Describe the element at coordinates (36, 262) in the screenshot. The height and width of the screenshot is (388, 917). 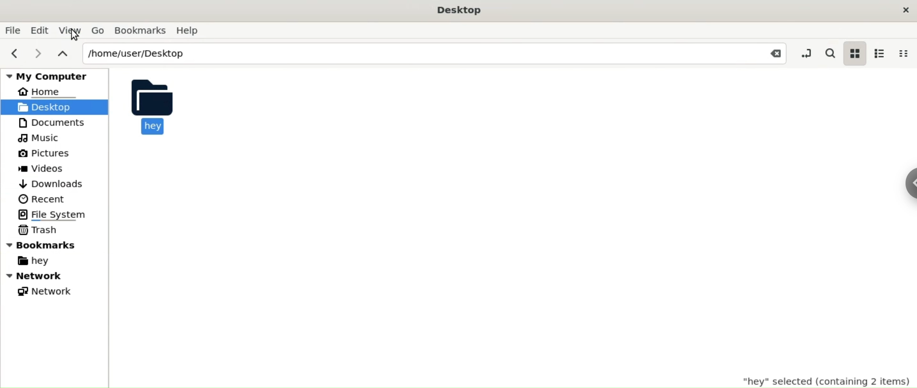
I see `hey` at that location.